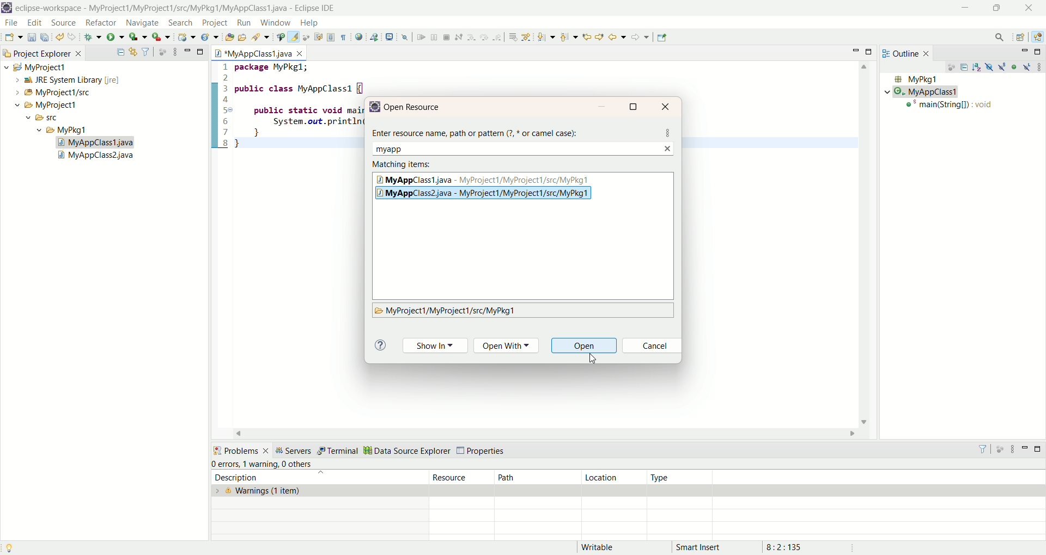 Image resolution: width=1046 pixels, height=555 pixels. What do you see at coordinates (1002, 67) in the screenshot?
I see `hide static fields and methods` at bounding box center [1002, 67].